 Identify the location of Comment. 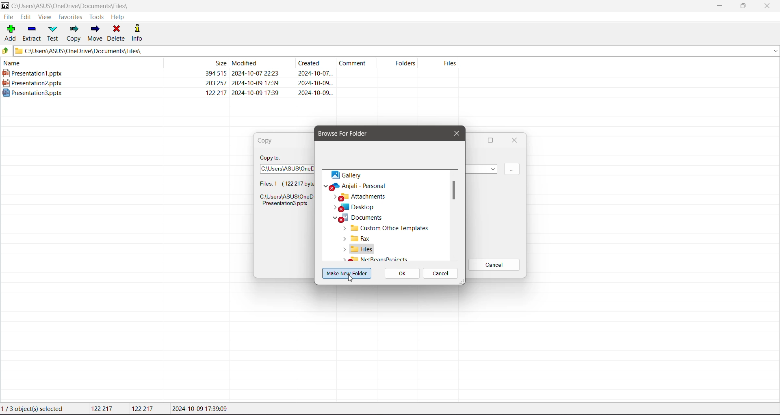
(358, 63).